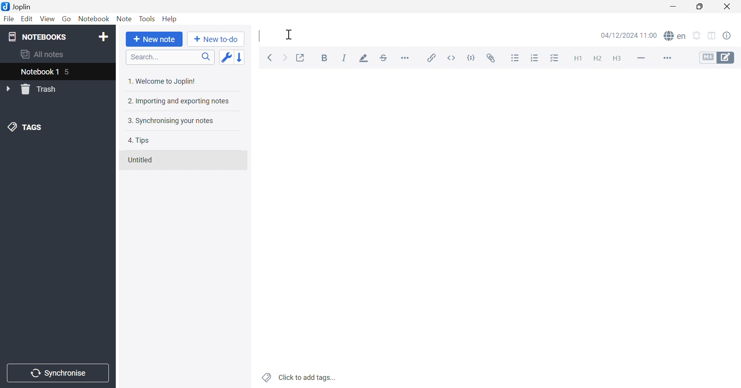 This screenshot has height=388, width=741. Describe the element at coordinates (703, 7) in the screenshot. I see `Restore Down` at that location.